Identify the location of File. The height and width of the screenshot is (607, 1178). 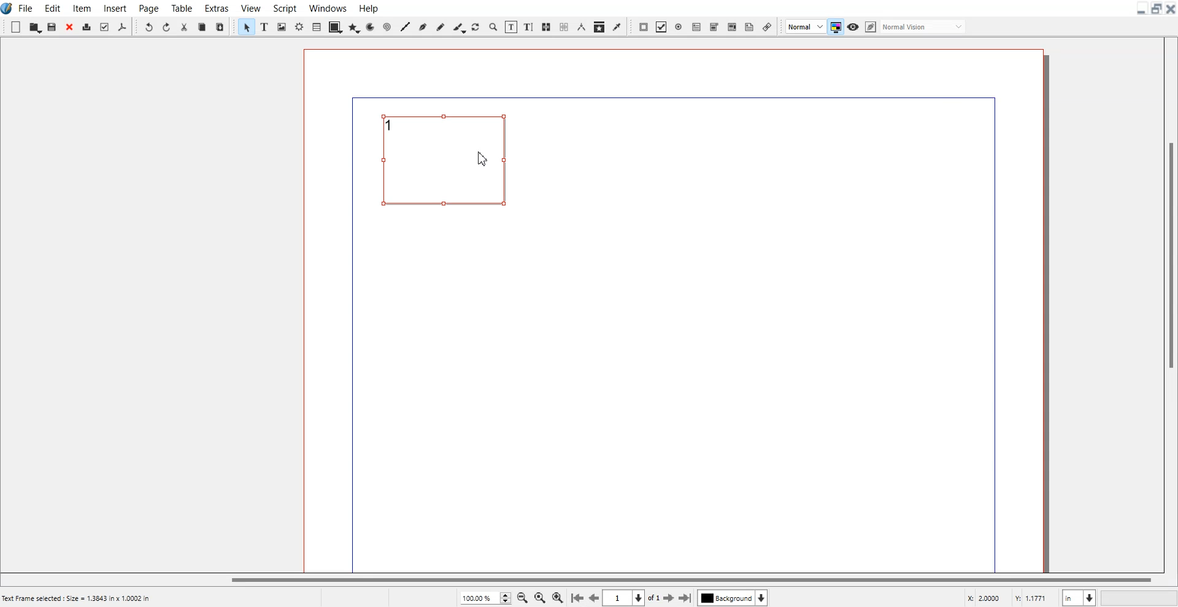
(26, 8).